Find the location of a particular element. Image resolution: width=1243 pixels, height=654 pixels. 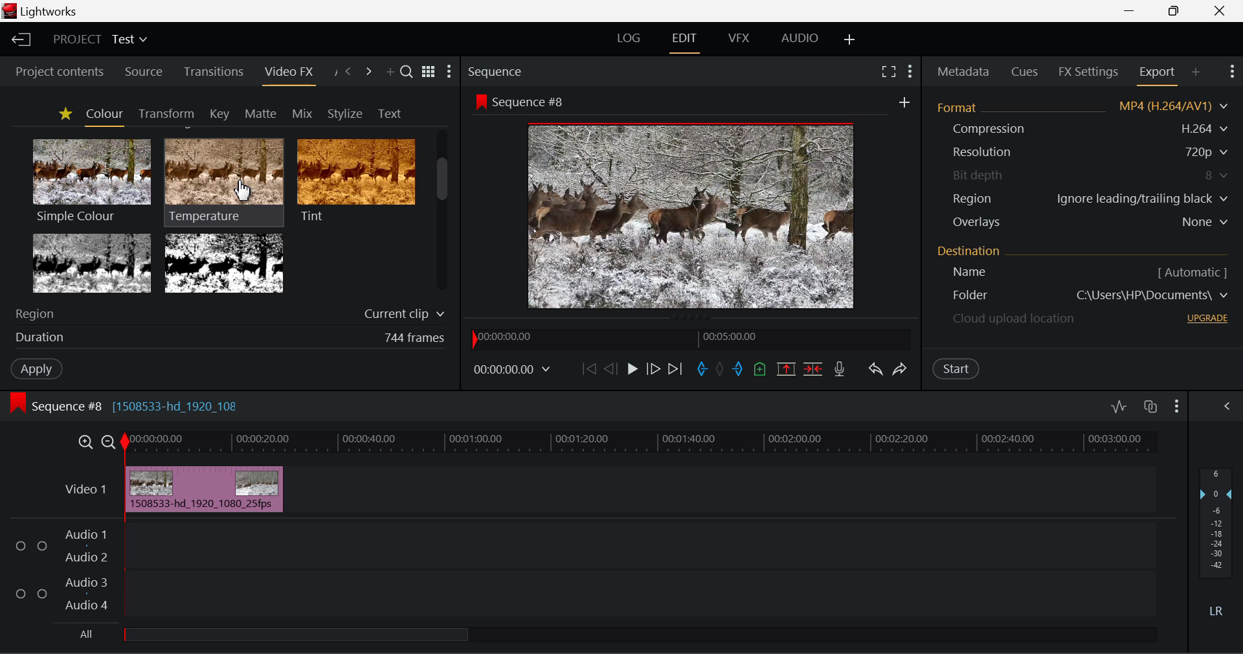

Cloud upload location - upgrade is located at coordinates (1014, 321).